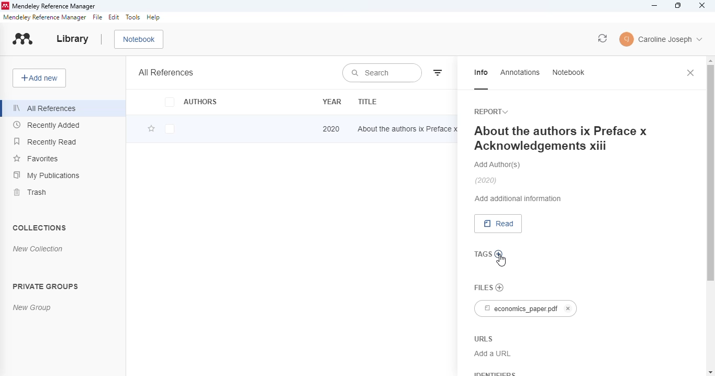  What do you see at coordinates (519, 198) in the screenshot?
I see `add additional information` at bounding box center [519, 198].